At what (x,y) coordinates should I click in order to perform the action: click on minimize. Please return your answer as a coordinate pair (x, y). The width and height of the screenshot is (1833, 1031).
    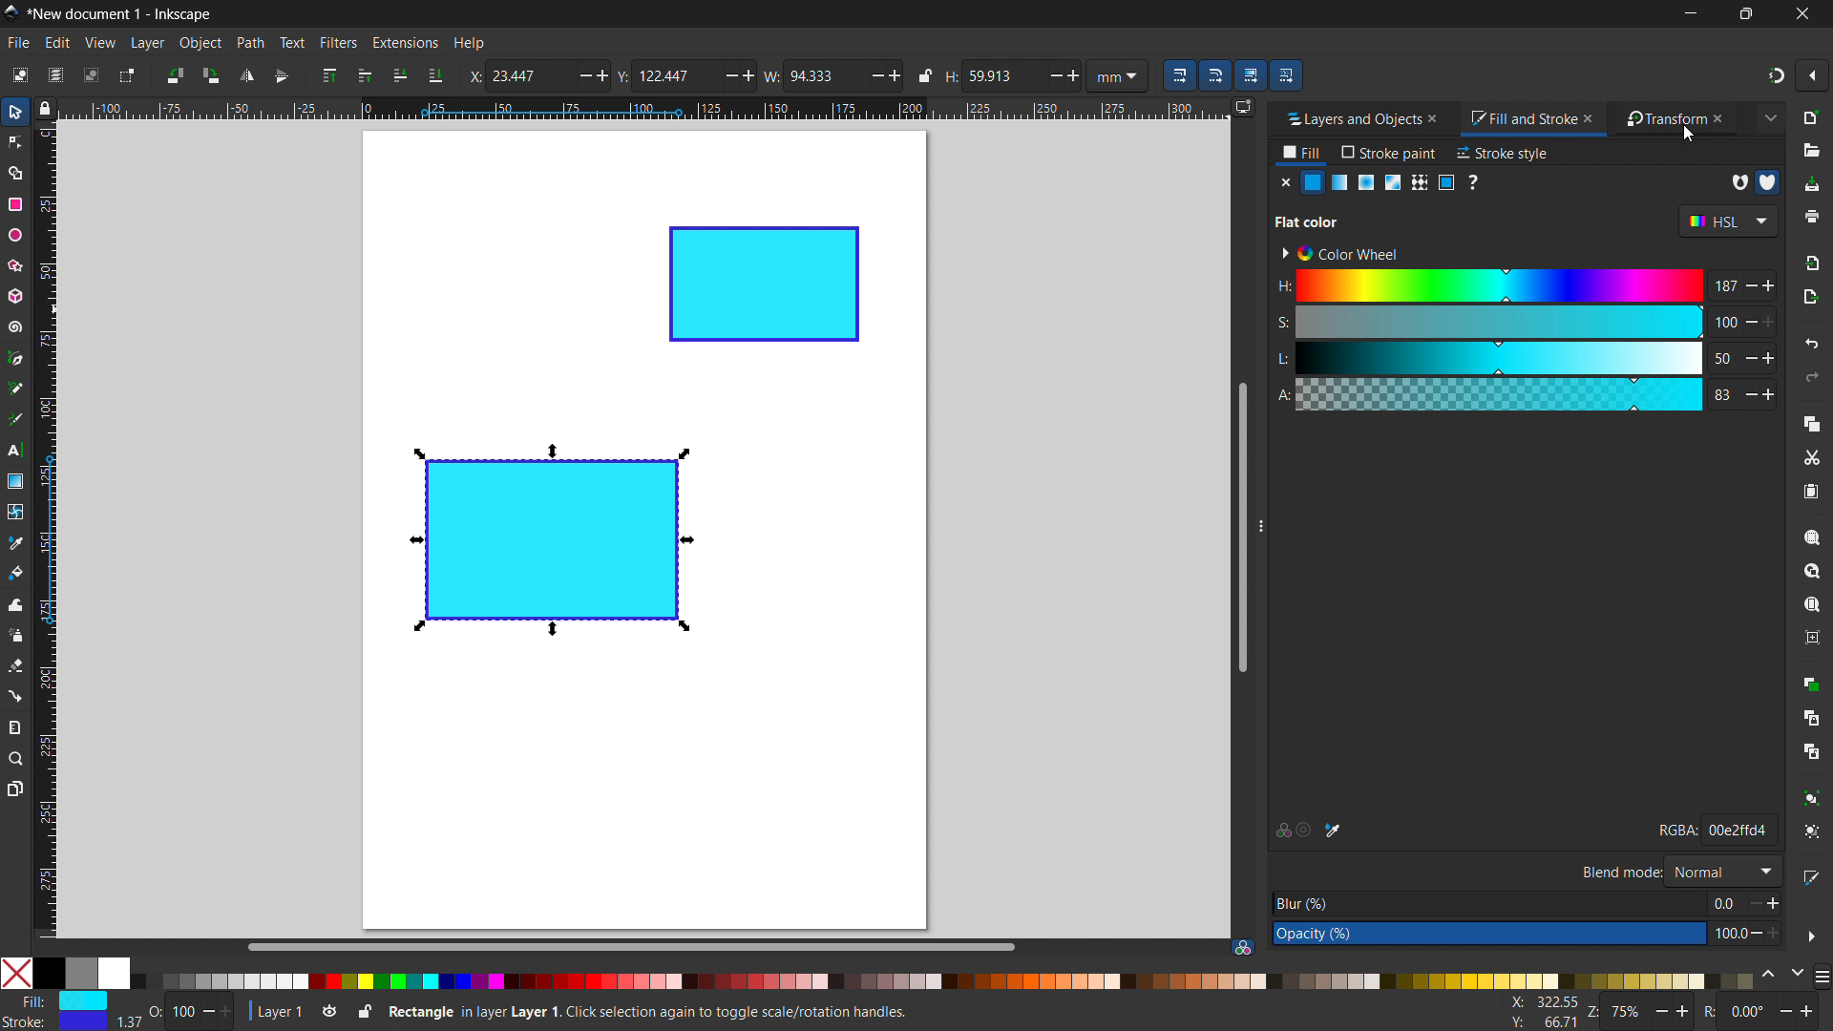
    Looking at the image, I should click on (1688, 13).